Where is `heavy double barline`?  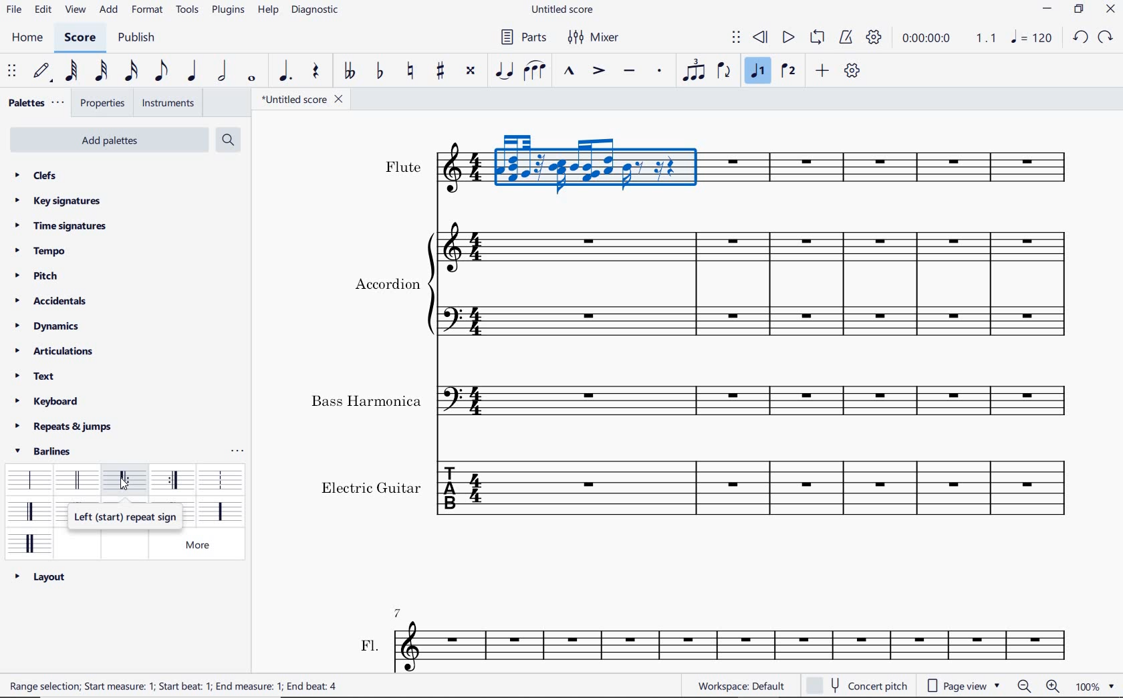 heavy double barline is located at coordinates (30, 542).